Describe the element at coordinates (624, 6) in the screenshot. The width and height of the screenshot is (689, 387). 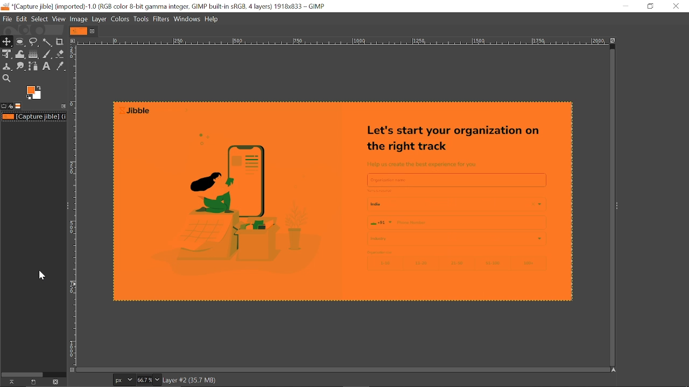
I see `Minimize` at that location.